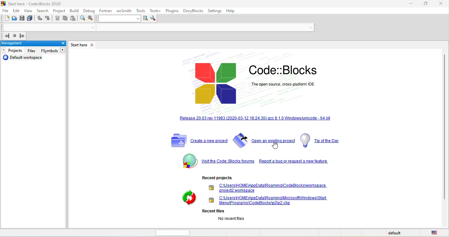 The height and width of the screenshot is (237, 449). What do you see at coordinates (106, 11) in the screenshot?
I see `fortran` at bounding box center [106, 11].